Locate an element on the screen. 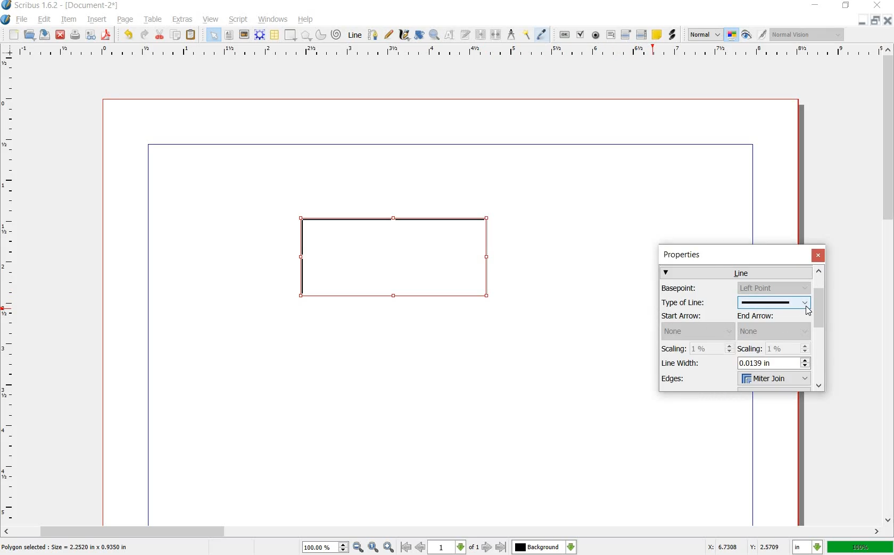 The image size is (894, 555). SCROLLBAR is located at coordinates (442, 532).